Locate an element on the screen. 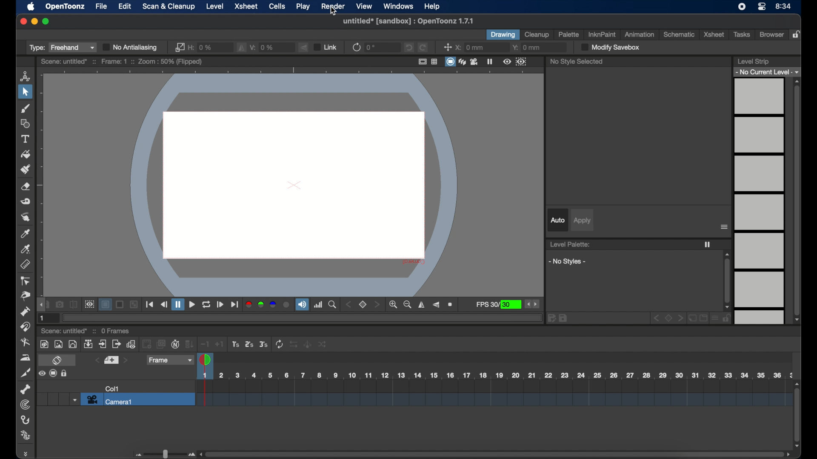 Image resolution: width=817 pixels, height=459 pixels.  is located at coordinates (193, 306).